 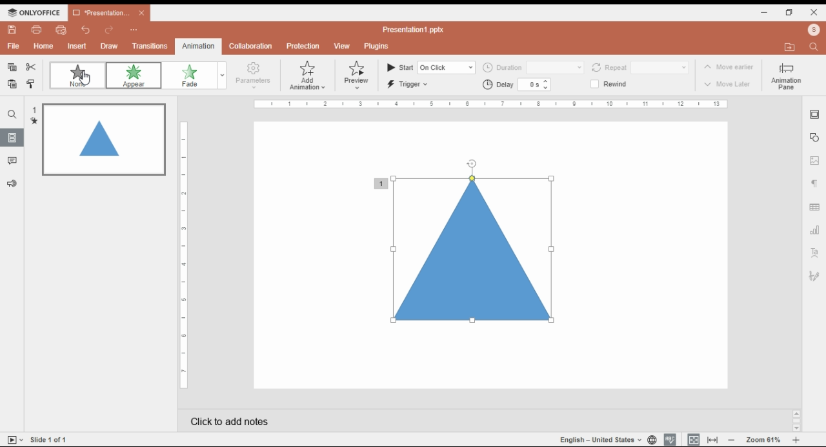 What do you see at coordinates (791, 12) in the screenshot?
I see `restore` at bounding box center [791, 12].